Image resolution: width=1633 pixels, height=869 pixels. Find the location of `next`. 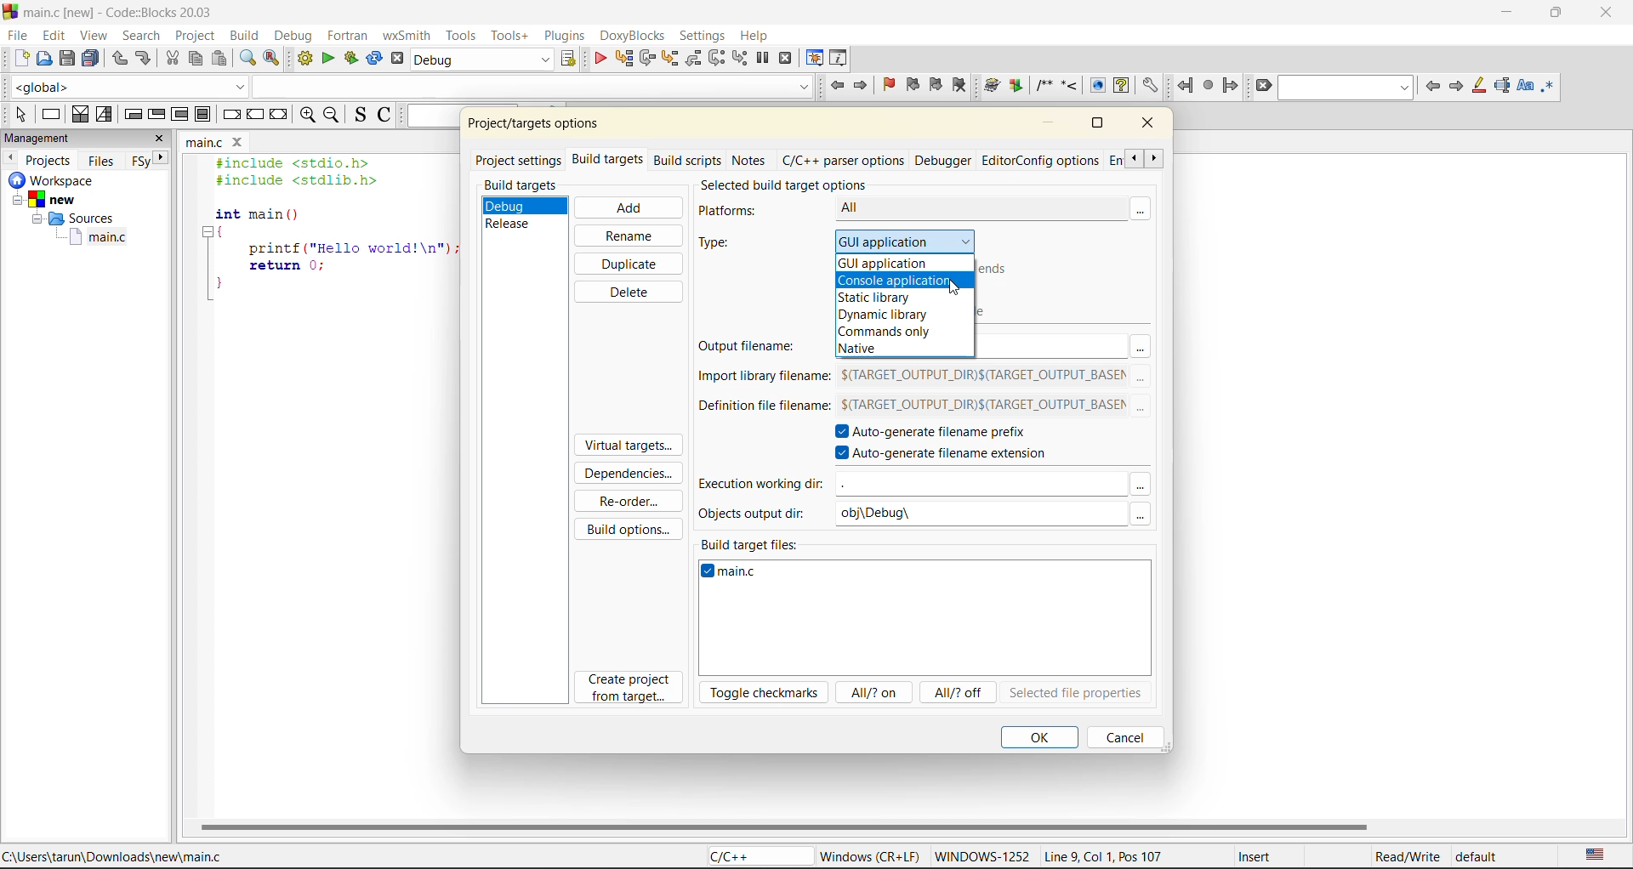

next is located at coordinates (163, 157).